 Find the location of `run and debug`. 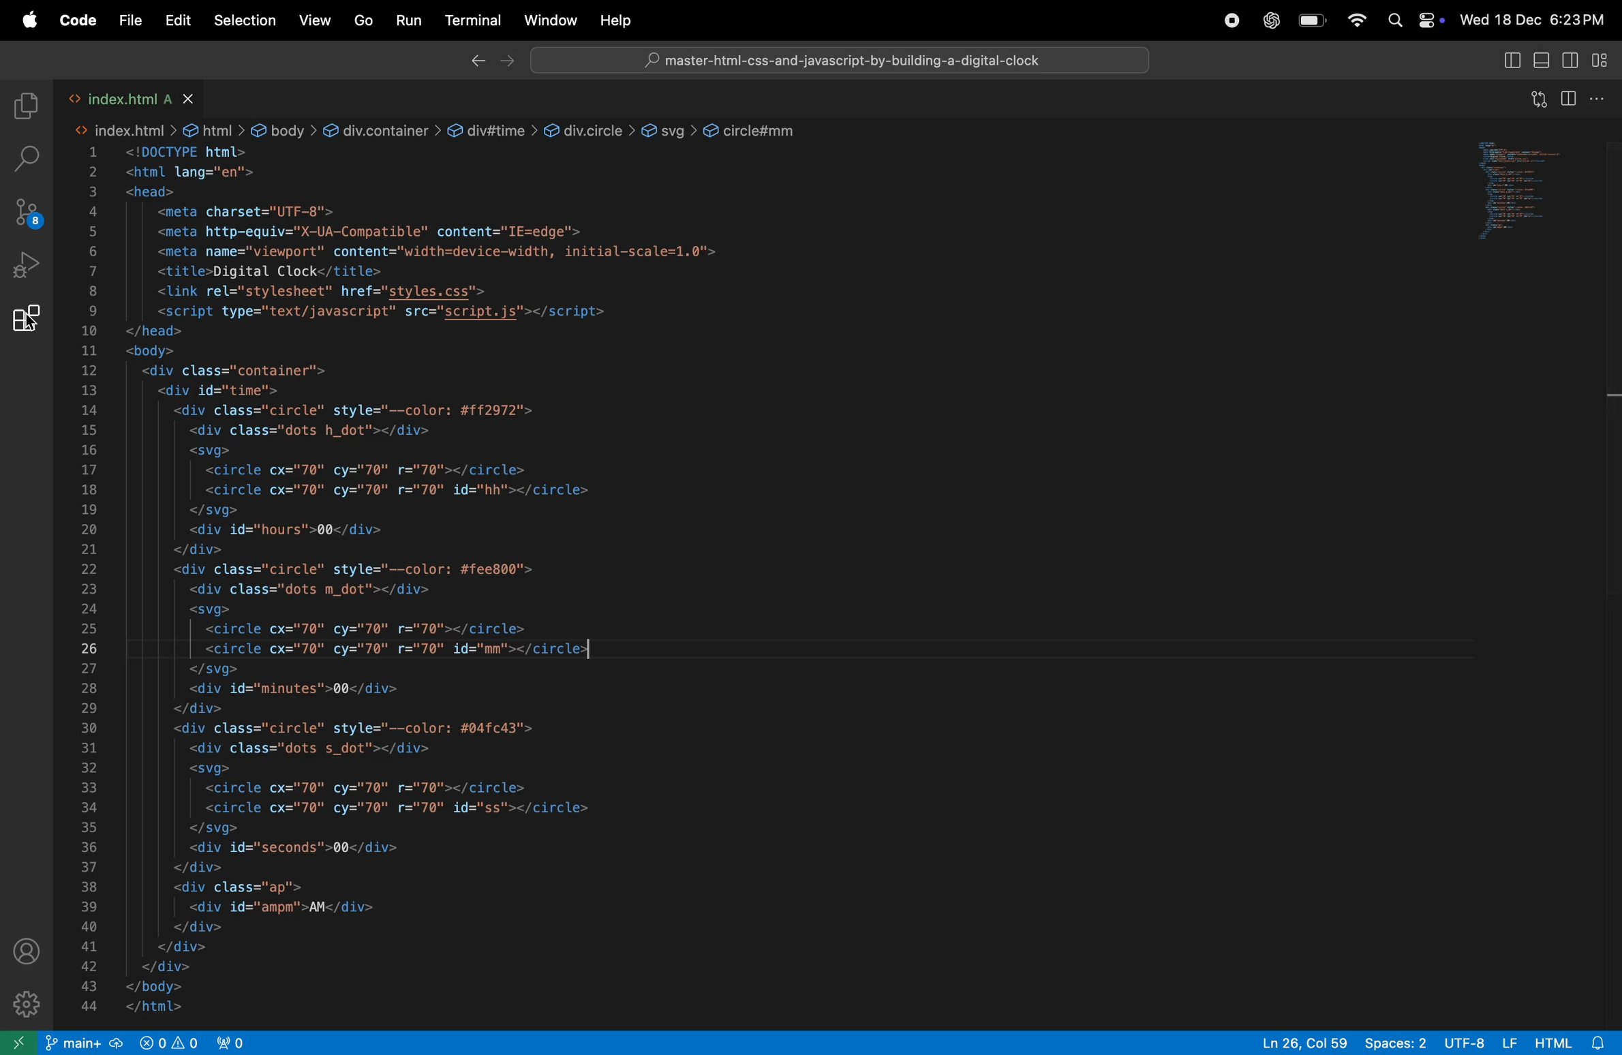

run and debug is located at coordinates (27, 269).